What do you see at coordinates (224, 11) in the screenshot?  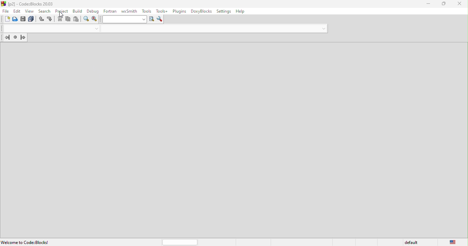 I see `settings` at bounding box center [224, 11].